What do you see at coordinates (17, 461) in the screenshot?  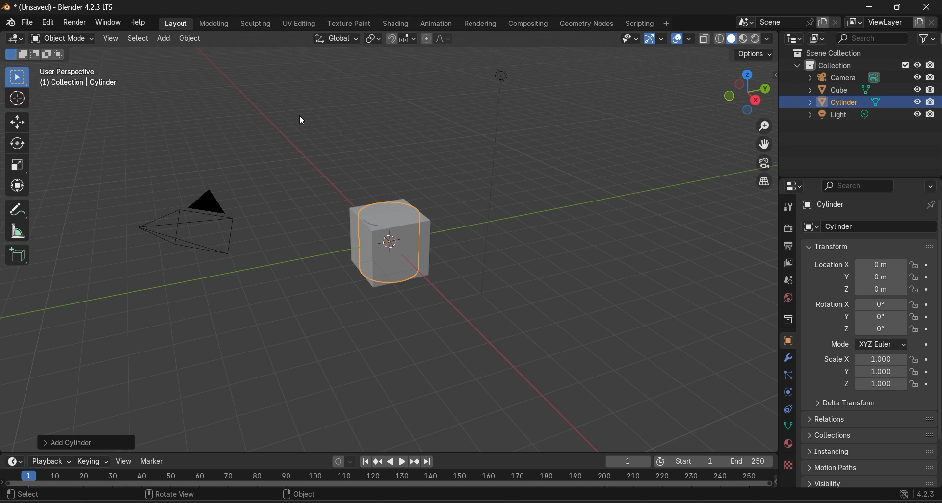 I see `editor type` at bounding box center [17, 461].